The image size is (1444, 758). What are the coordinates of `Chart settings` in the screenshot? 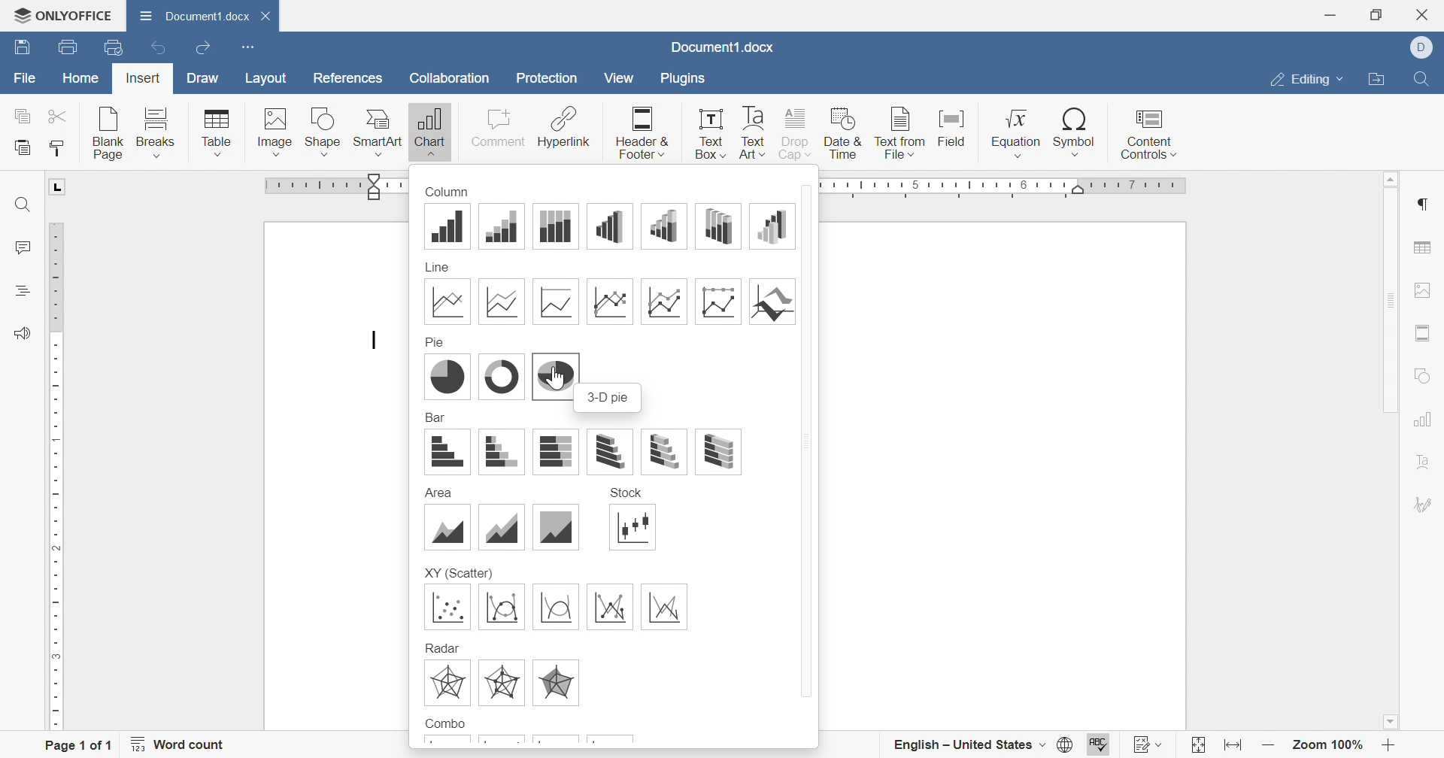 It's located at (1427, 419).